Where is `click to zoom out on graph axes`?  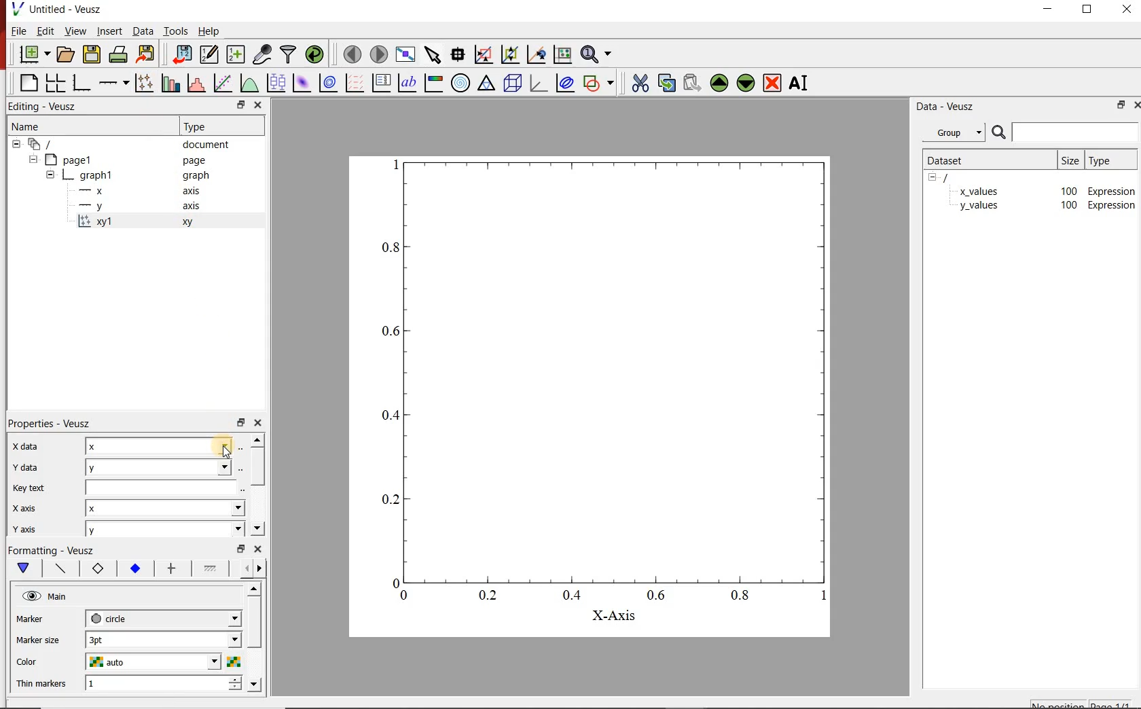 click to zoom out on graph axes is located at coordinates (508, 55).